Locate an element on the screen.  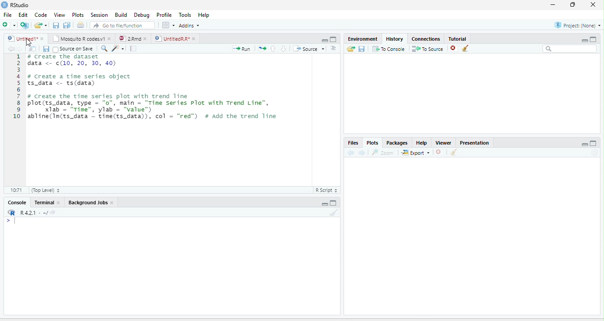
Show document outline is located at coordinates (333, 48).